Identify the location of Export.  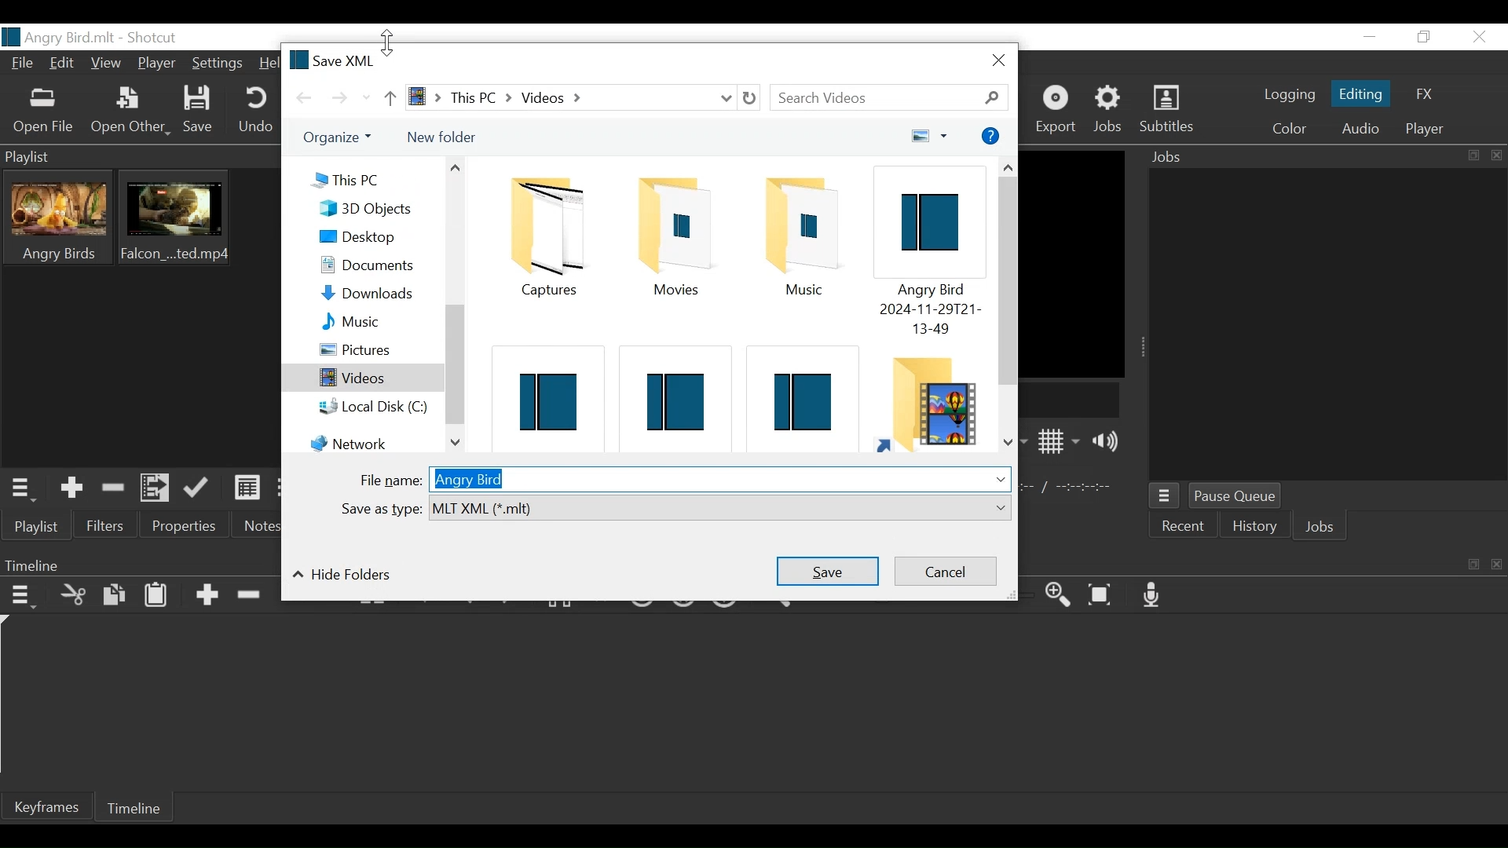
(1058, 110).